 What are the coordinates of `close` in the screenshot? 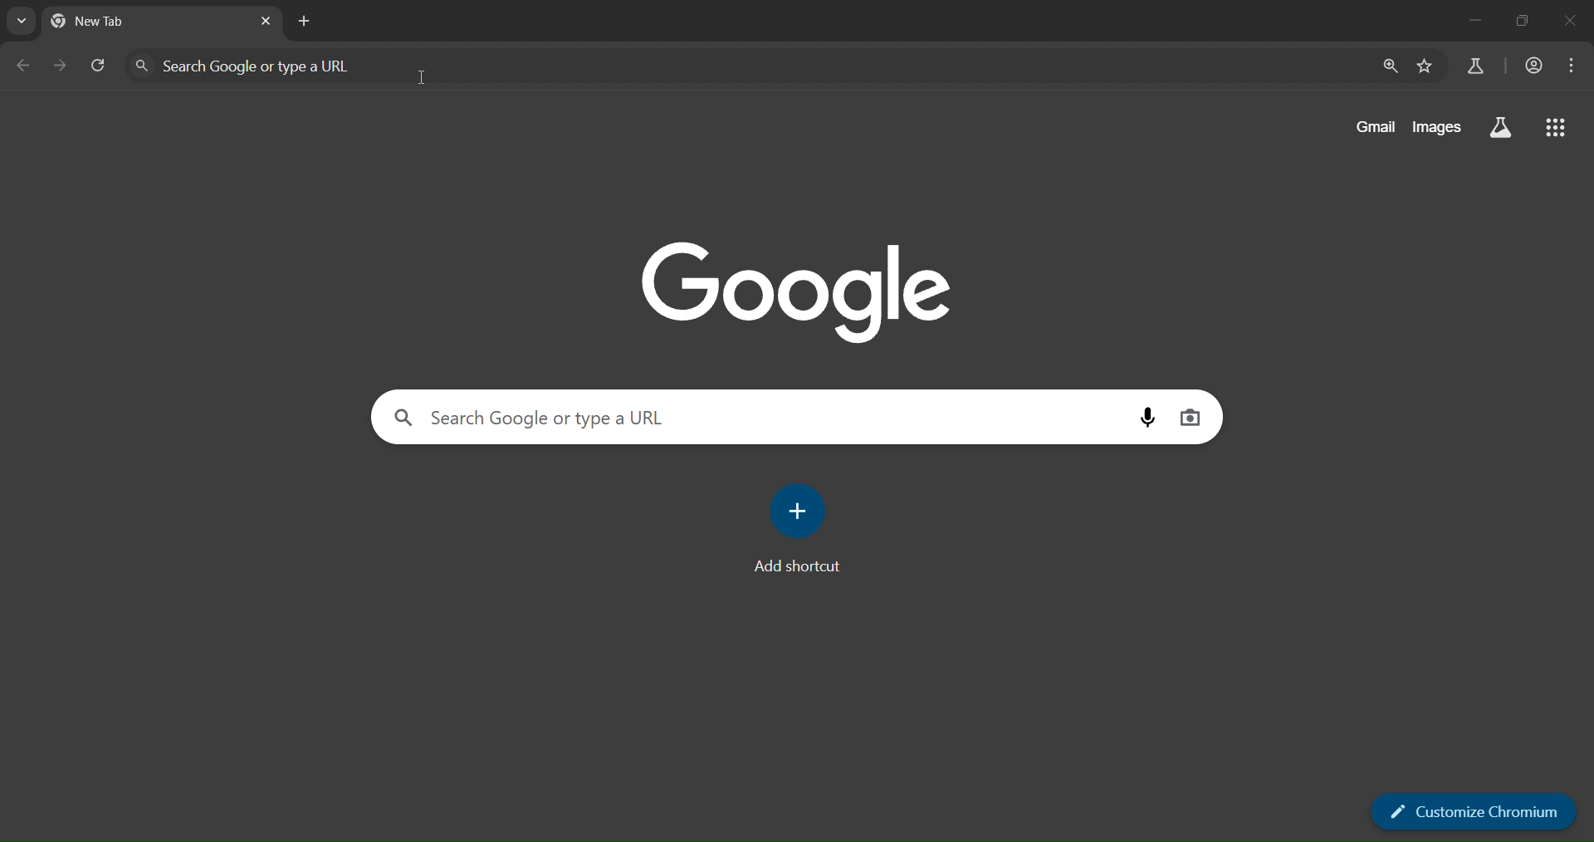 It's located at (1568, 21).